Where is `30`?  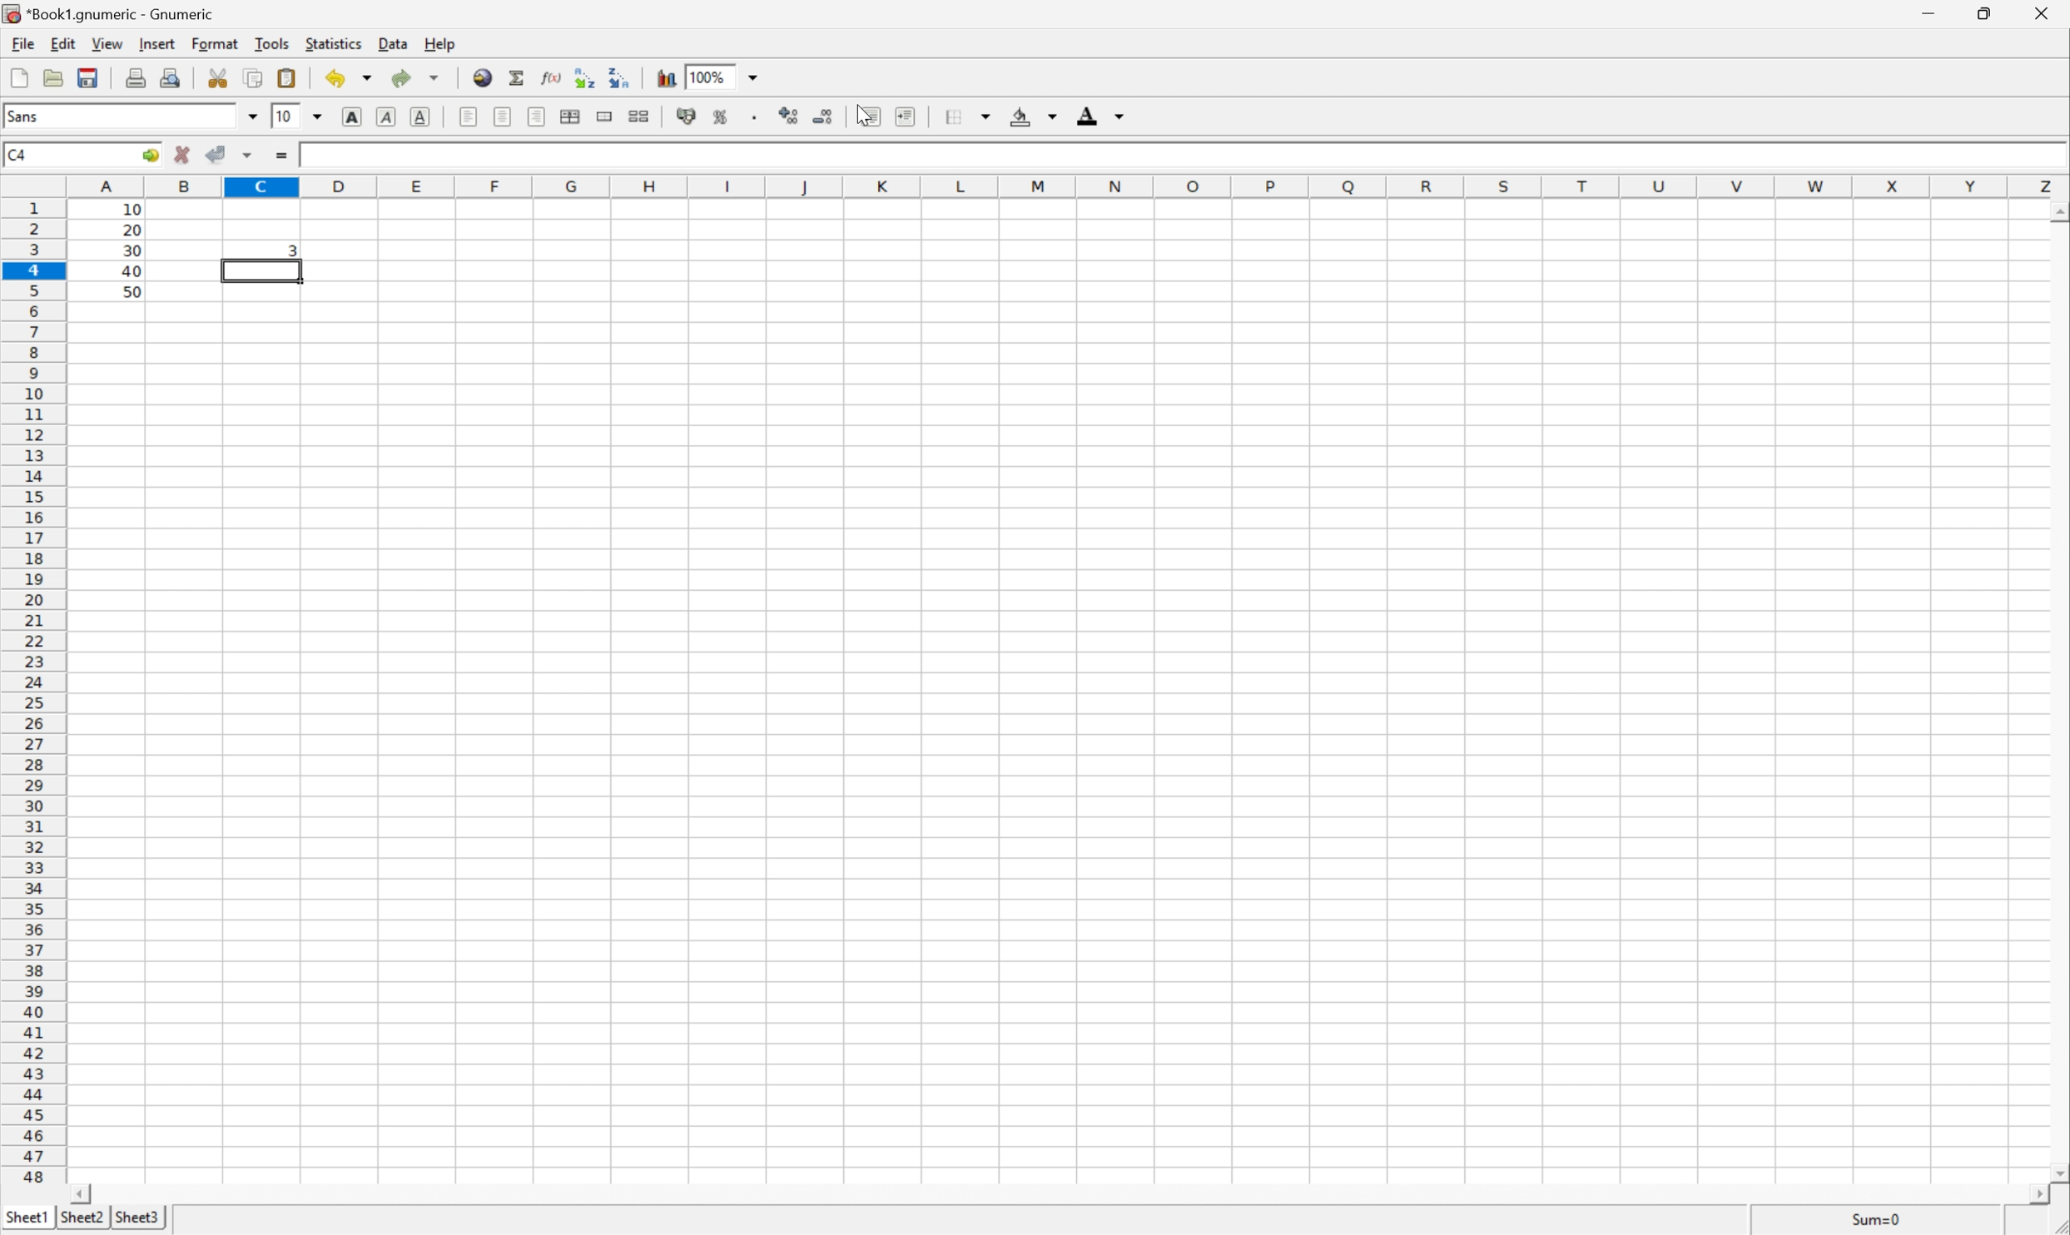
30 is located at coordinates (132, 250).